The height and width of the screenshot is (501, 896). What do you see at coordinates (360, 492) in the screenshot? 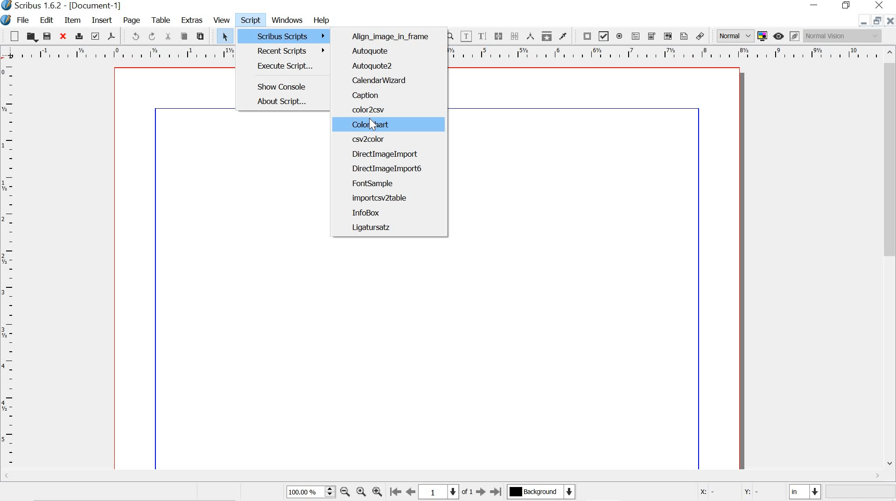
I see `Center` at bounding box center [360, 492].